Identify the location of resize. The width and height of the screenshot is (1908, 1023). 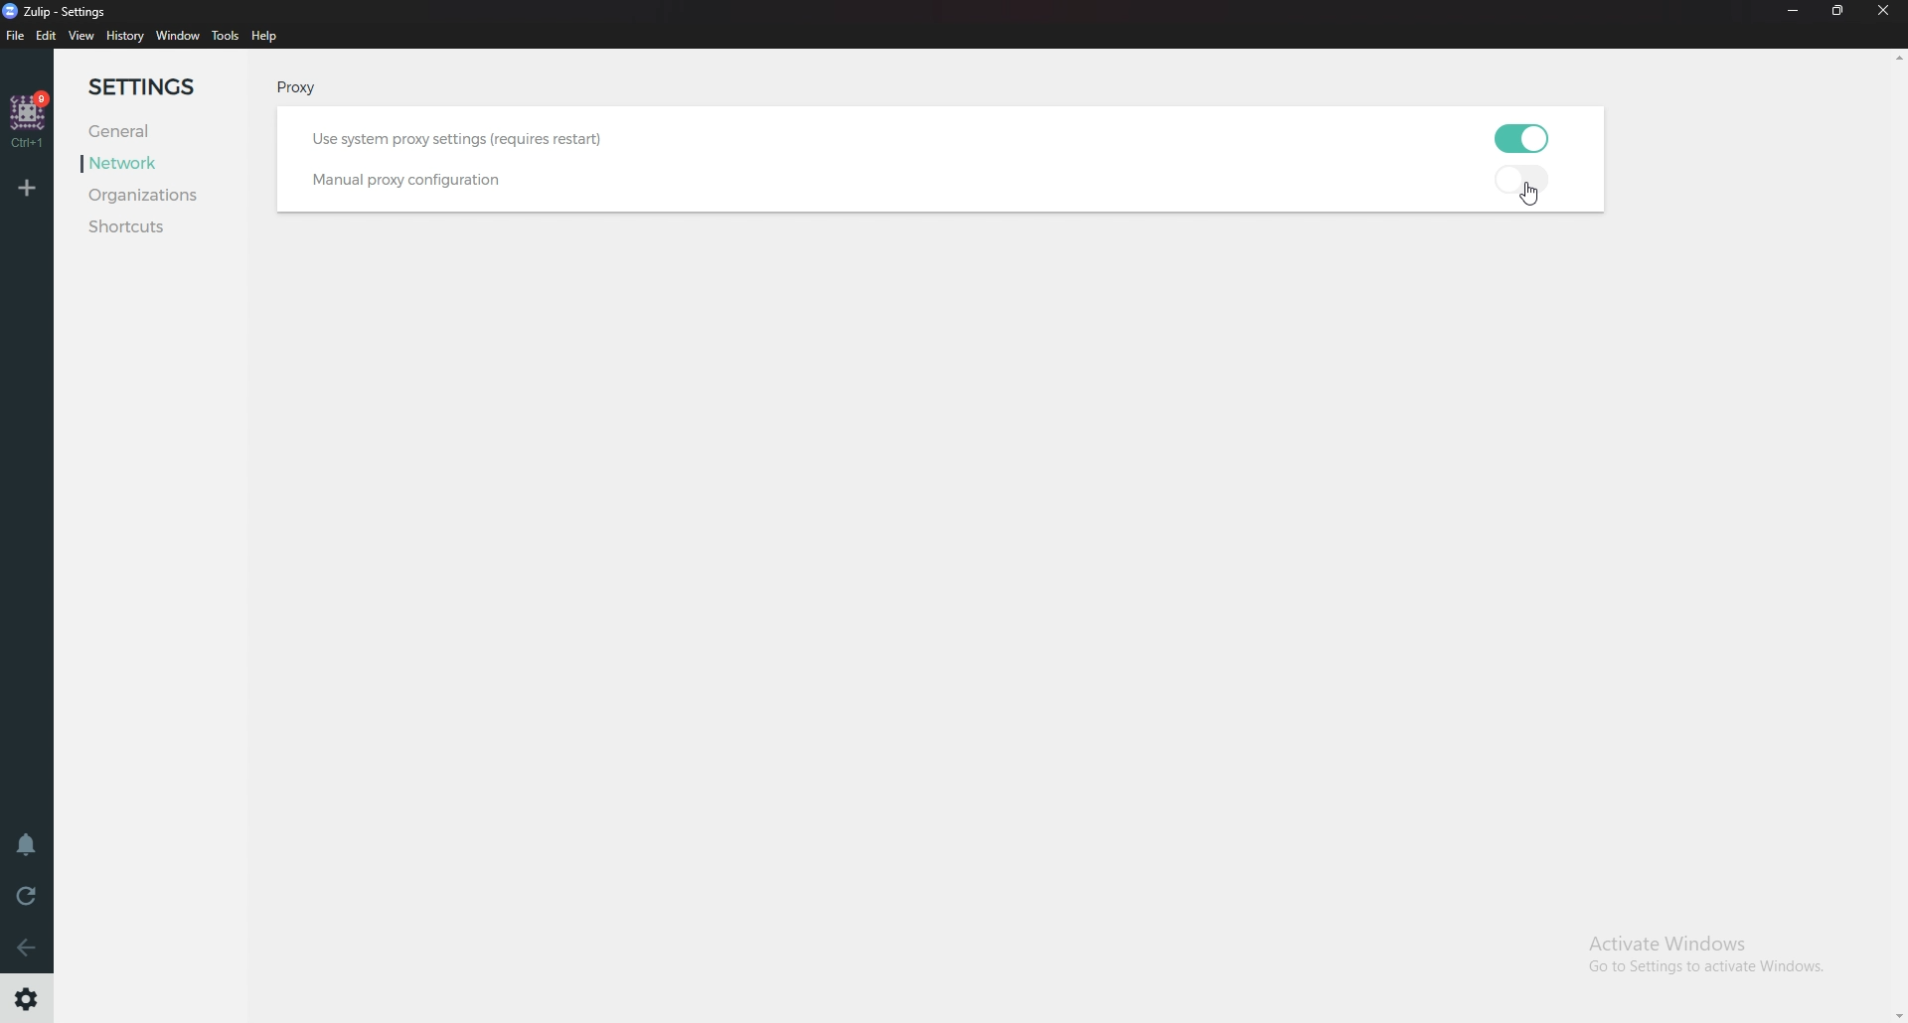
(1840, 12).